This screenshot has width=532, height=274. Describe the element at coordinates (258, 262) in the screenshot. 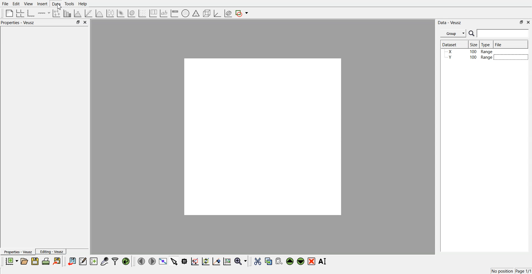

I see `Cut the selected widget` at that location.